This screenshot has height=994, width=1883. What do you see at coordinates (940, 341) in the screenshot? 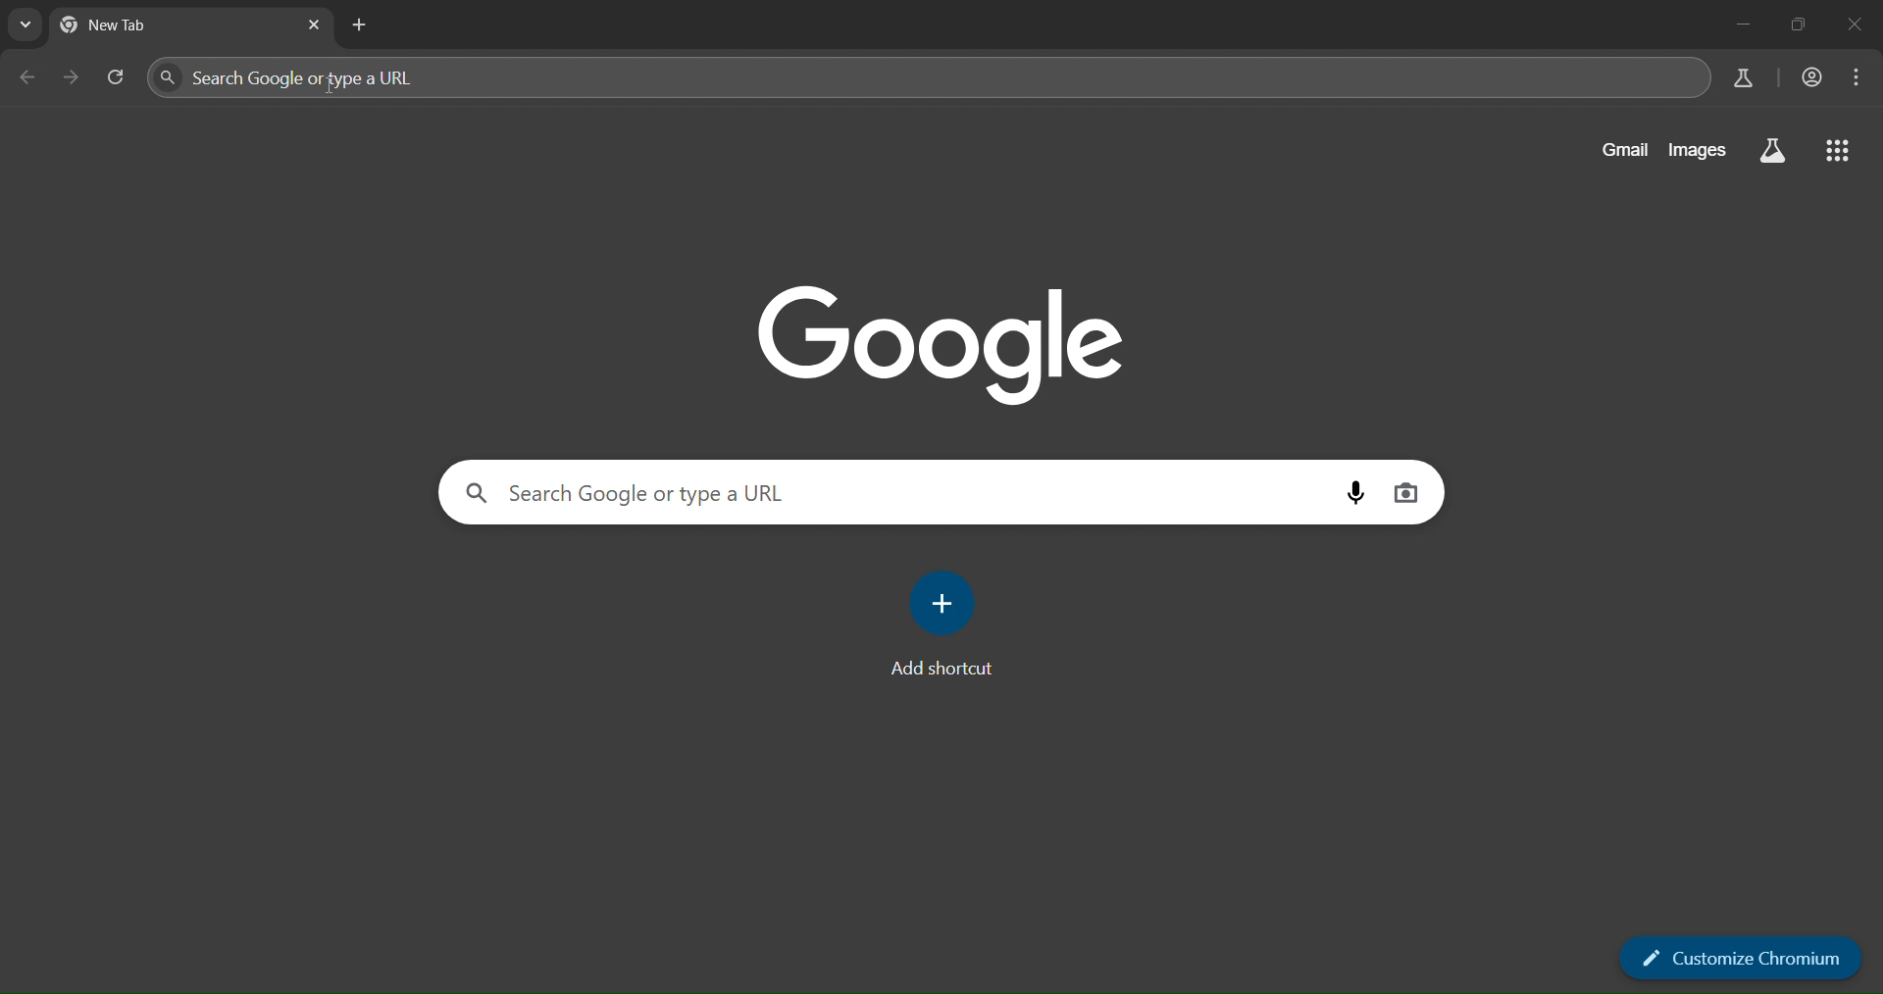
I see `google` at bounding box center [940, 341].